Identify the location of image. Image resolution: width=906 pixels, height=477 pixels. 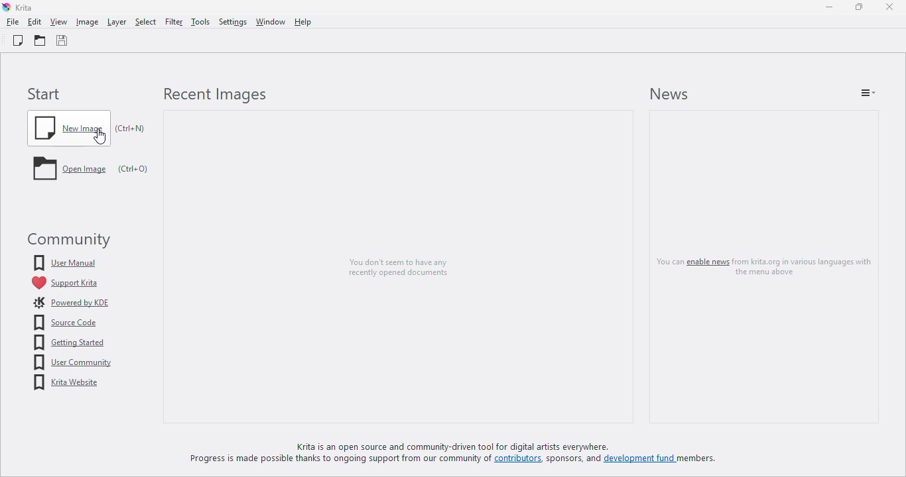
(87, 22).